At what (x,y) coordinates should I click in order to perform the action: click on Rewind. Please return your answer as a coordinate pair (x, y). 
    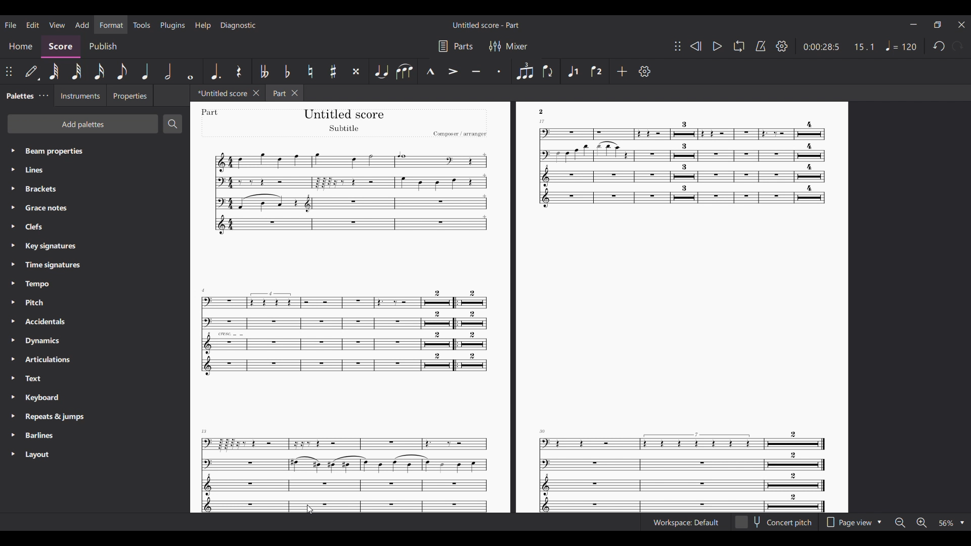
    Looking at the image, I should click on (696, 46).